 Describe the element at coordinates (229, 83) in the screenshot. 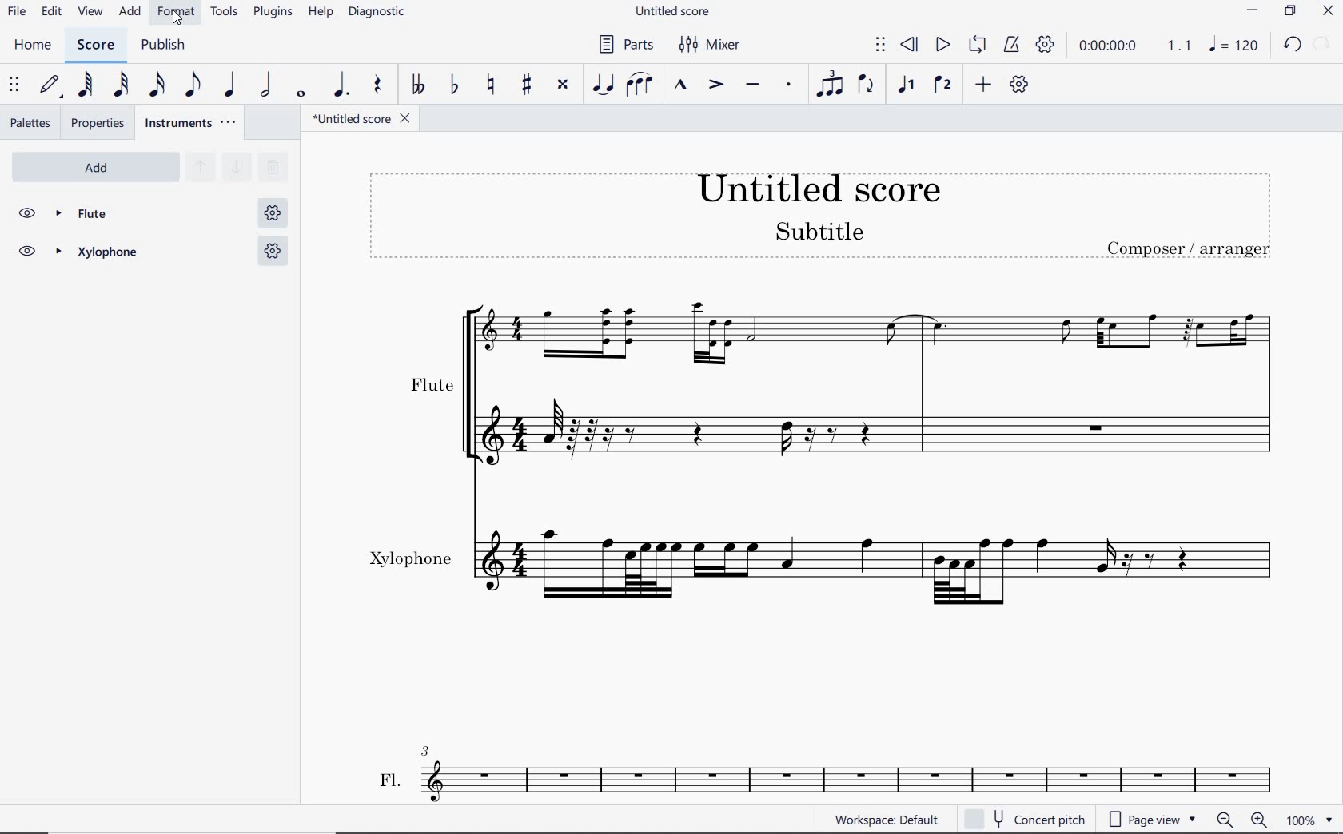

I see `QUARTER NOTE` at that location.